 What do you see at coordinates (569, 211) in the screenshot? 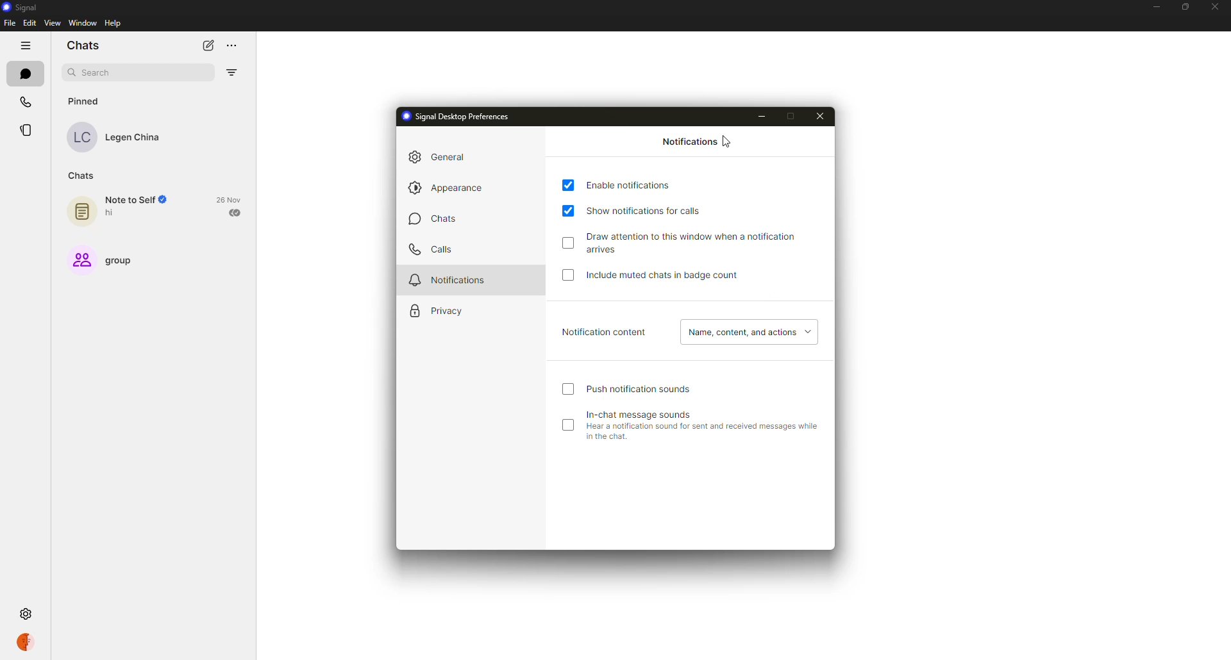
I see `enabled` at bounding box center [569, 211].